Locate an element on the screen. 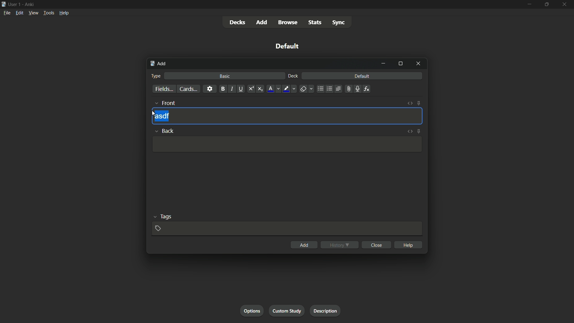 The height and width of the screenshot is (323, 574). add is located at coordinates (160, 64).